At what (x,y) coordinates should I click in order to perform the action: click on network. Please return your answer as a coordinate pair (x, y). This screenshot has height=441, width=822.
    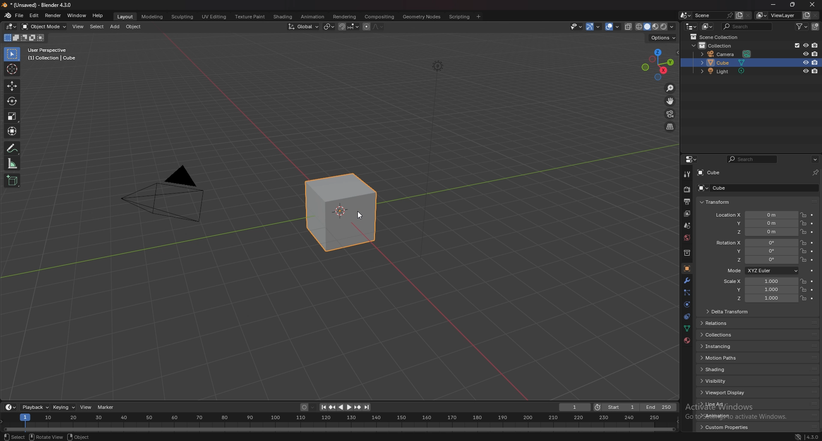
    Looking at the image, I should click on (794, 436).